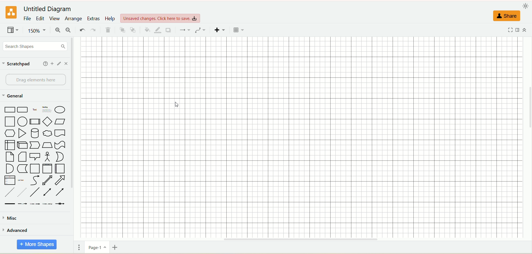 Image resolution: width=532 pixels, height=254 pixels. What do you see at coordinates (9, 157) in the screenshot?
I see `note` at bounding box center [9, 157].